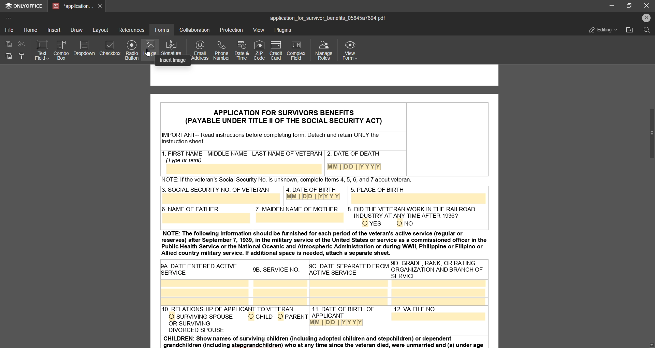 The width and height of the screenshot is (655, 348). What do you see at coordinates (110, 49) in the screenshot?
I see `check box` at bounding box center [110, 49].